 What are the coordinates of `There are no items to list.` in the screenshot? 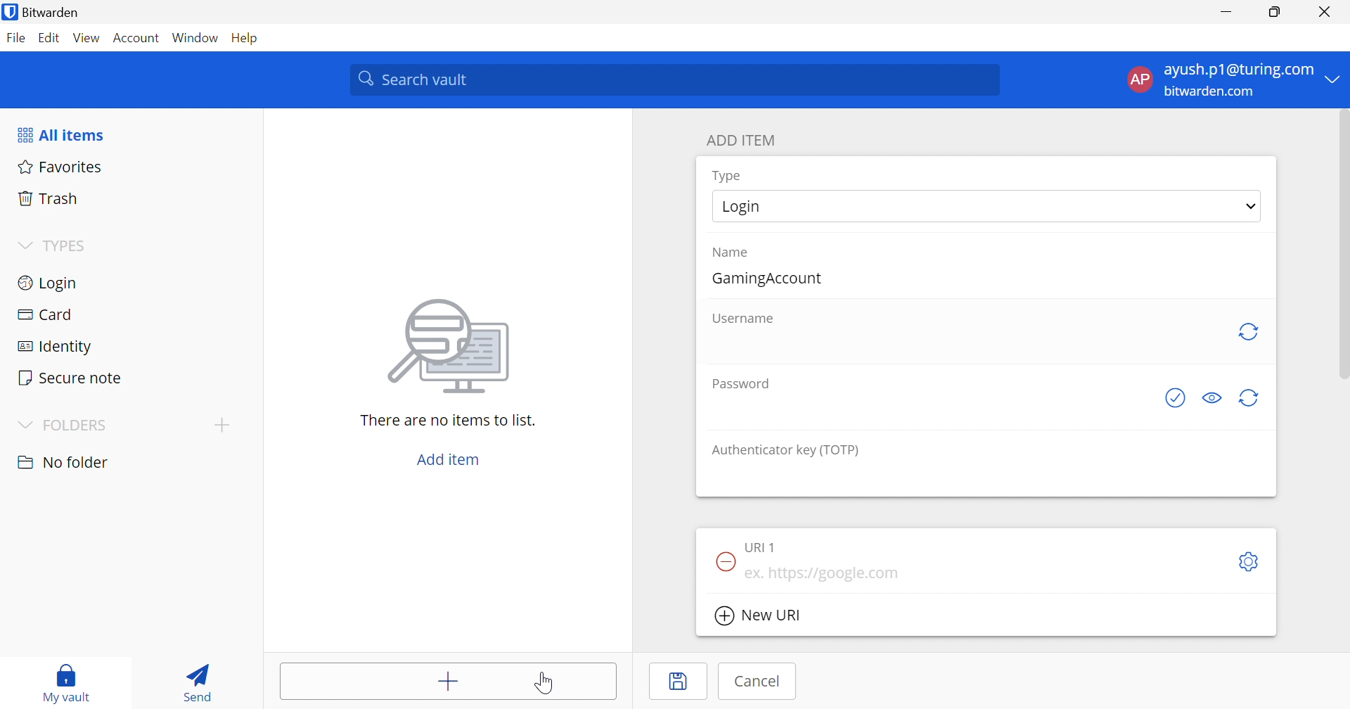 It's located at (448, 422).